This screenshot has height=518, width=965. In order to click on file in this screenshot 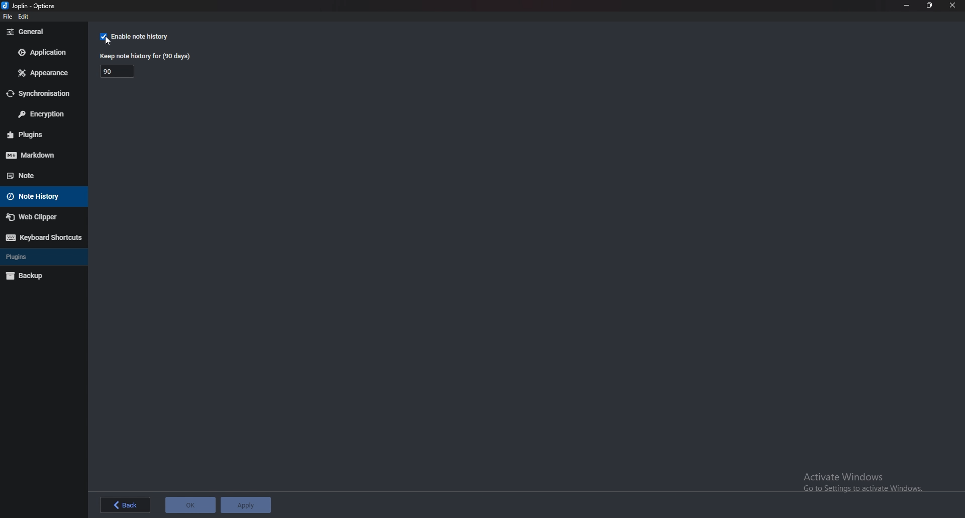, I will do `click(7, 17)`.